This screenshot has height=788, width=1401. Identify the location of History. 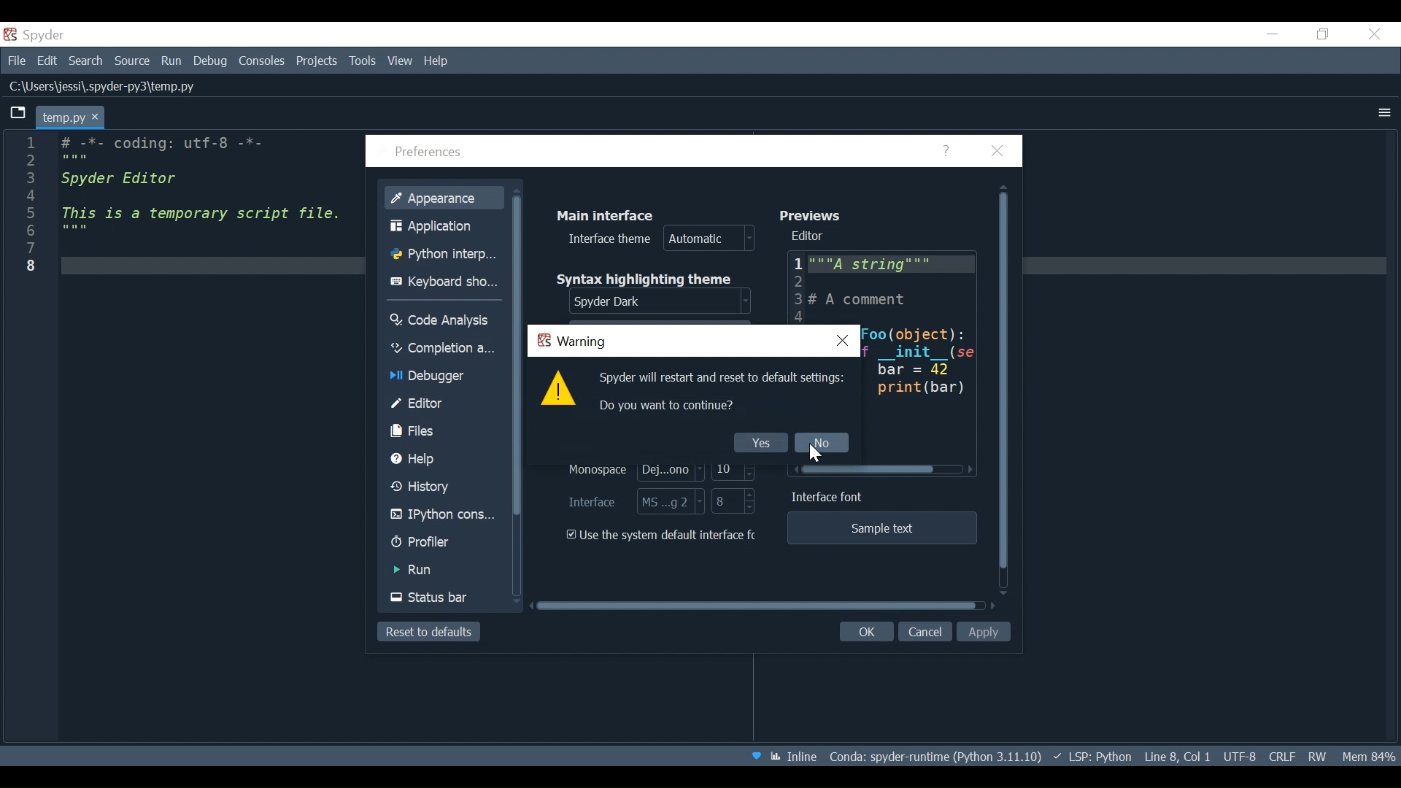
(444, 487).